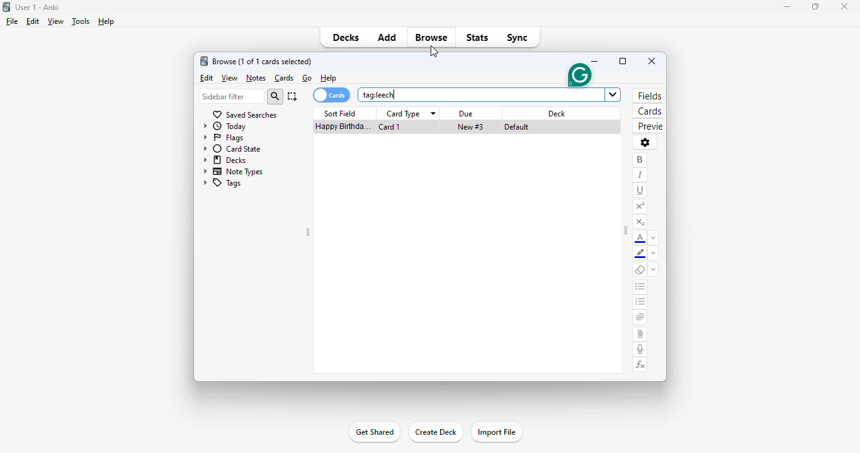 The width and height of the screenshot is (860, 453). Describe the element at coordinates (223, 138) in the screenshot. I see `flags` at that location.